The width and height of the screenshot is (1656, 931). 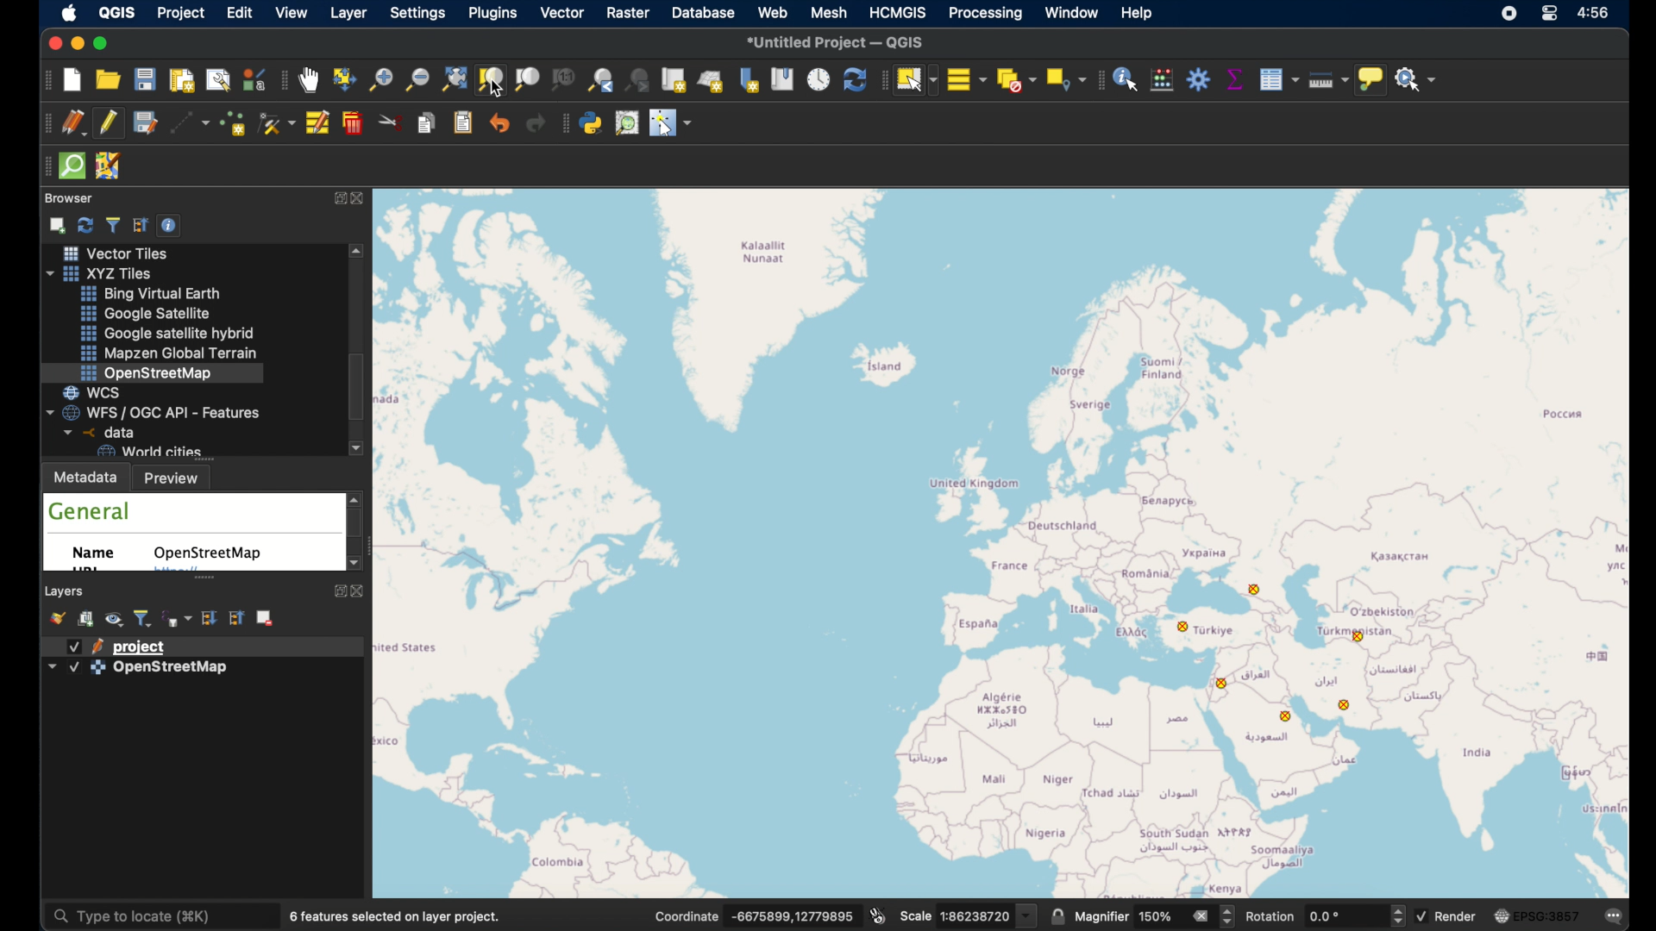 I want to click on coordinate, so click(x=793, y=915).